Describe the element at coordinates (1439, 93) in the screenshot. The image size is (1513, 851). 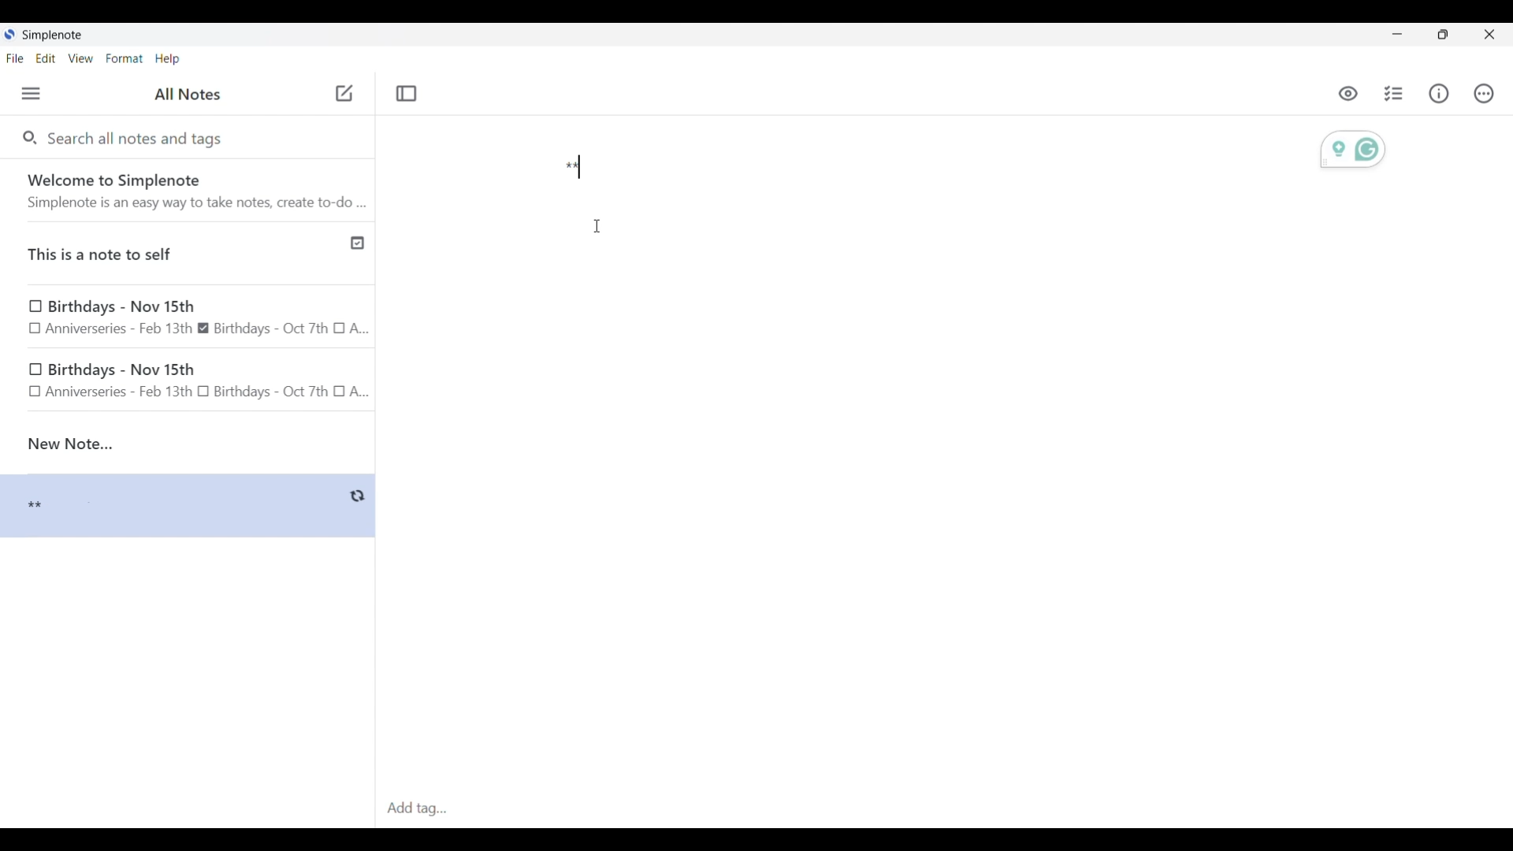
I see `Info` at that location.